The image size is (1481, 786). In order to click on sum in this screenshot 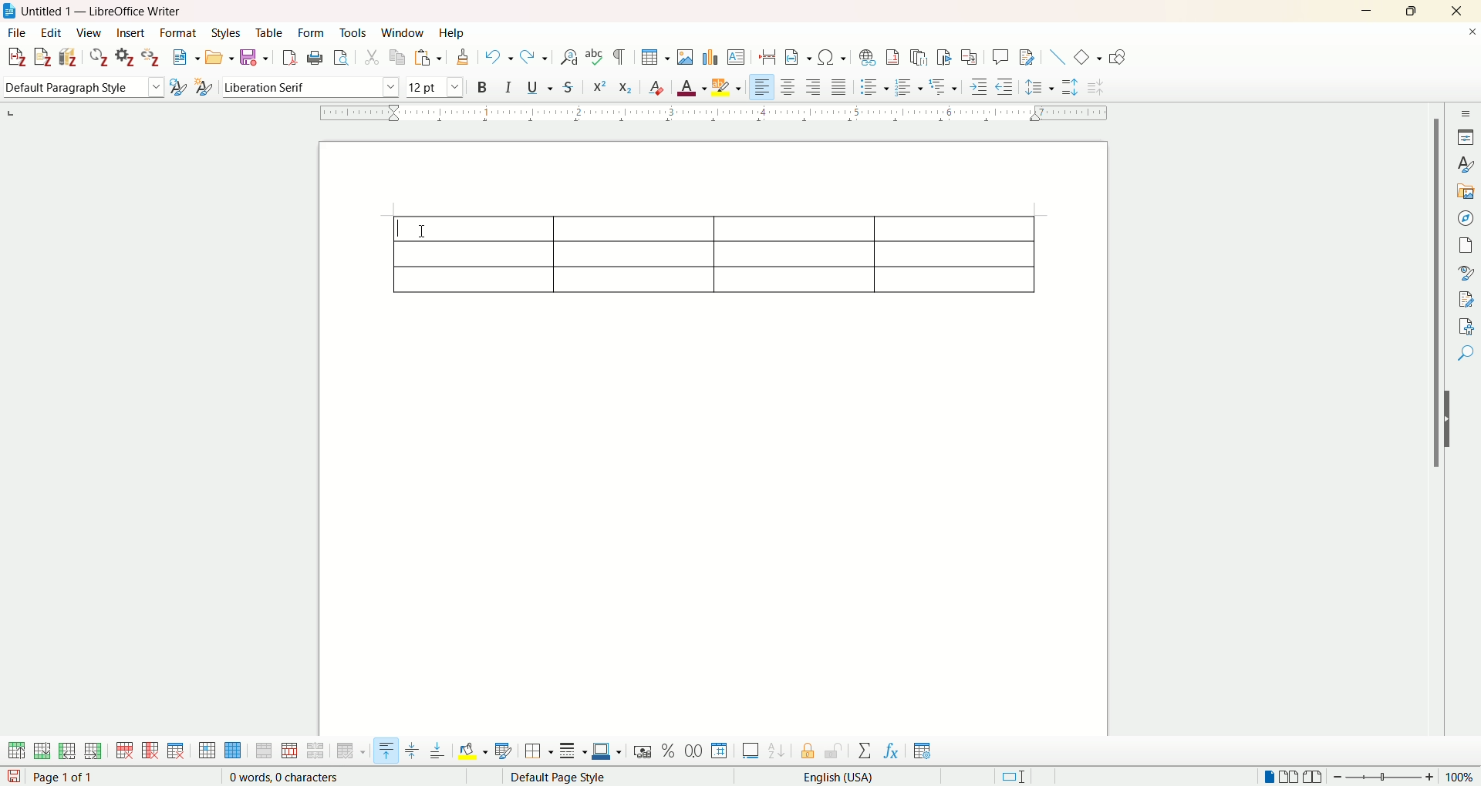, I will do `click(865, 748)`.